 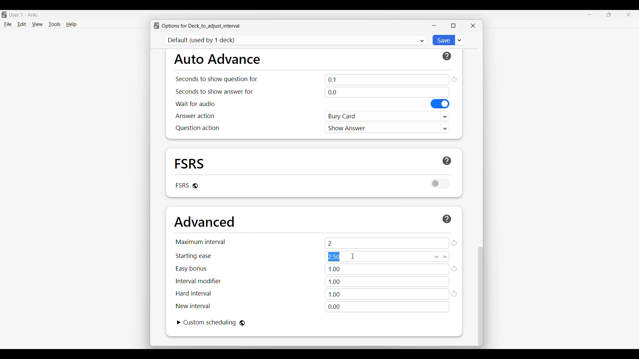 I want to click on Show interface in smaller tab, so click(x=609, y=15).